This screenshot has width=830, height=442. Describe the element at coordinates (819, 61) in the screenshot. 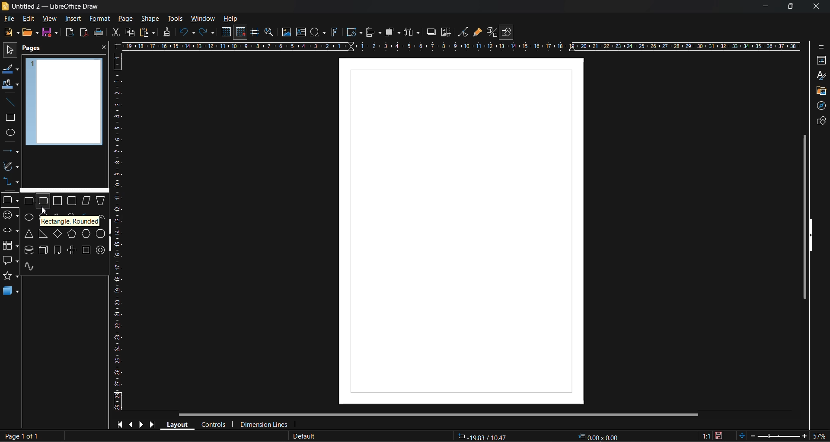

I see `properties` at that location.